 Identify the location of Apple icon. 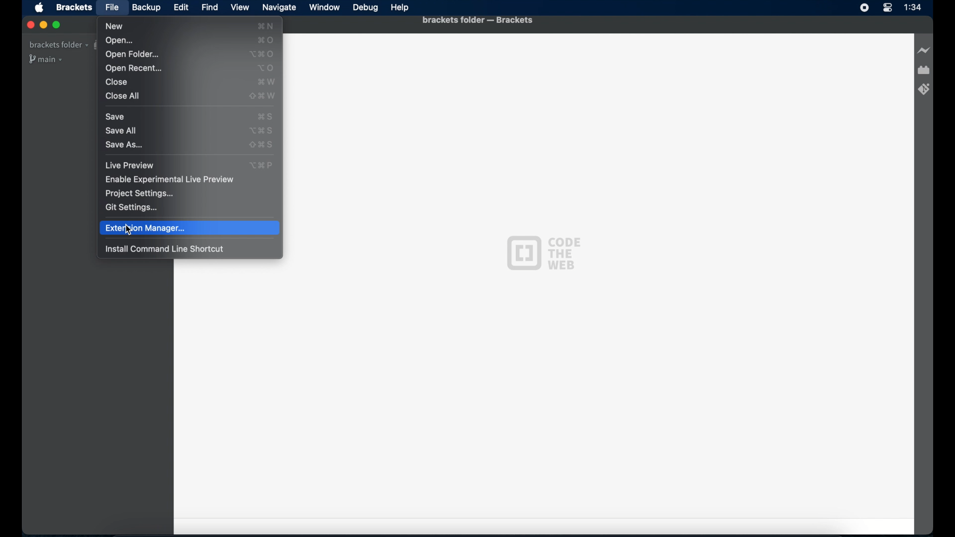
(40, 8).